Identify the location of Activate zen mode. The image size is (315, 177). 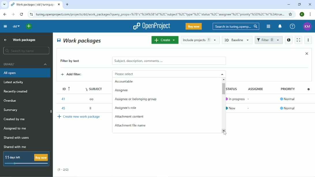
(298, 40).